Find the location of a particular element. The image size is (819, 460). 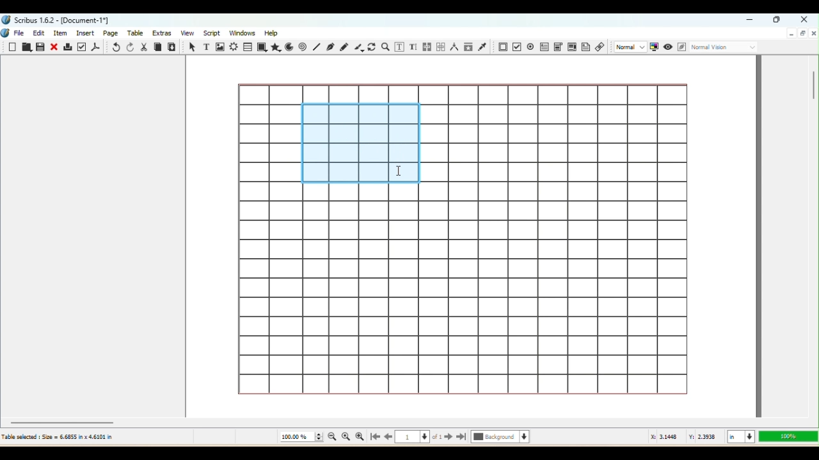

Edit is located at coordinates (38, 33).